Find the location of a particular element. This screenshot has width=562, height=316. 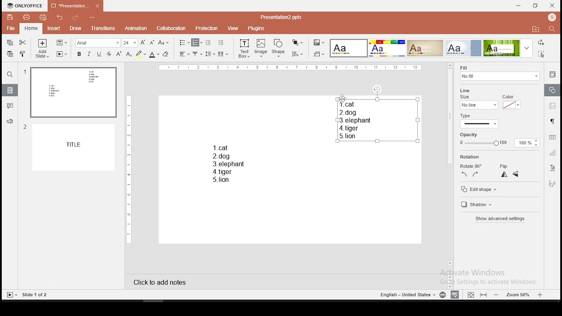

copy is located at coordinates (10, 43).